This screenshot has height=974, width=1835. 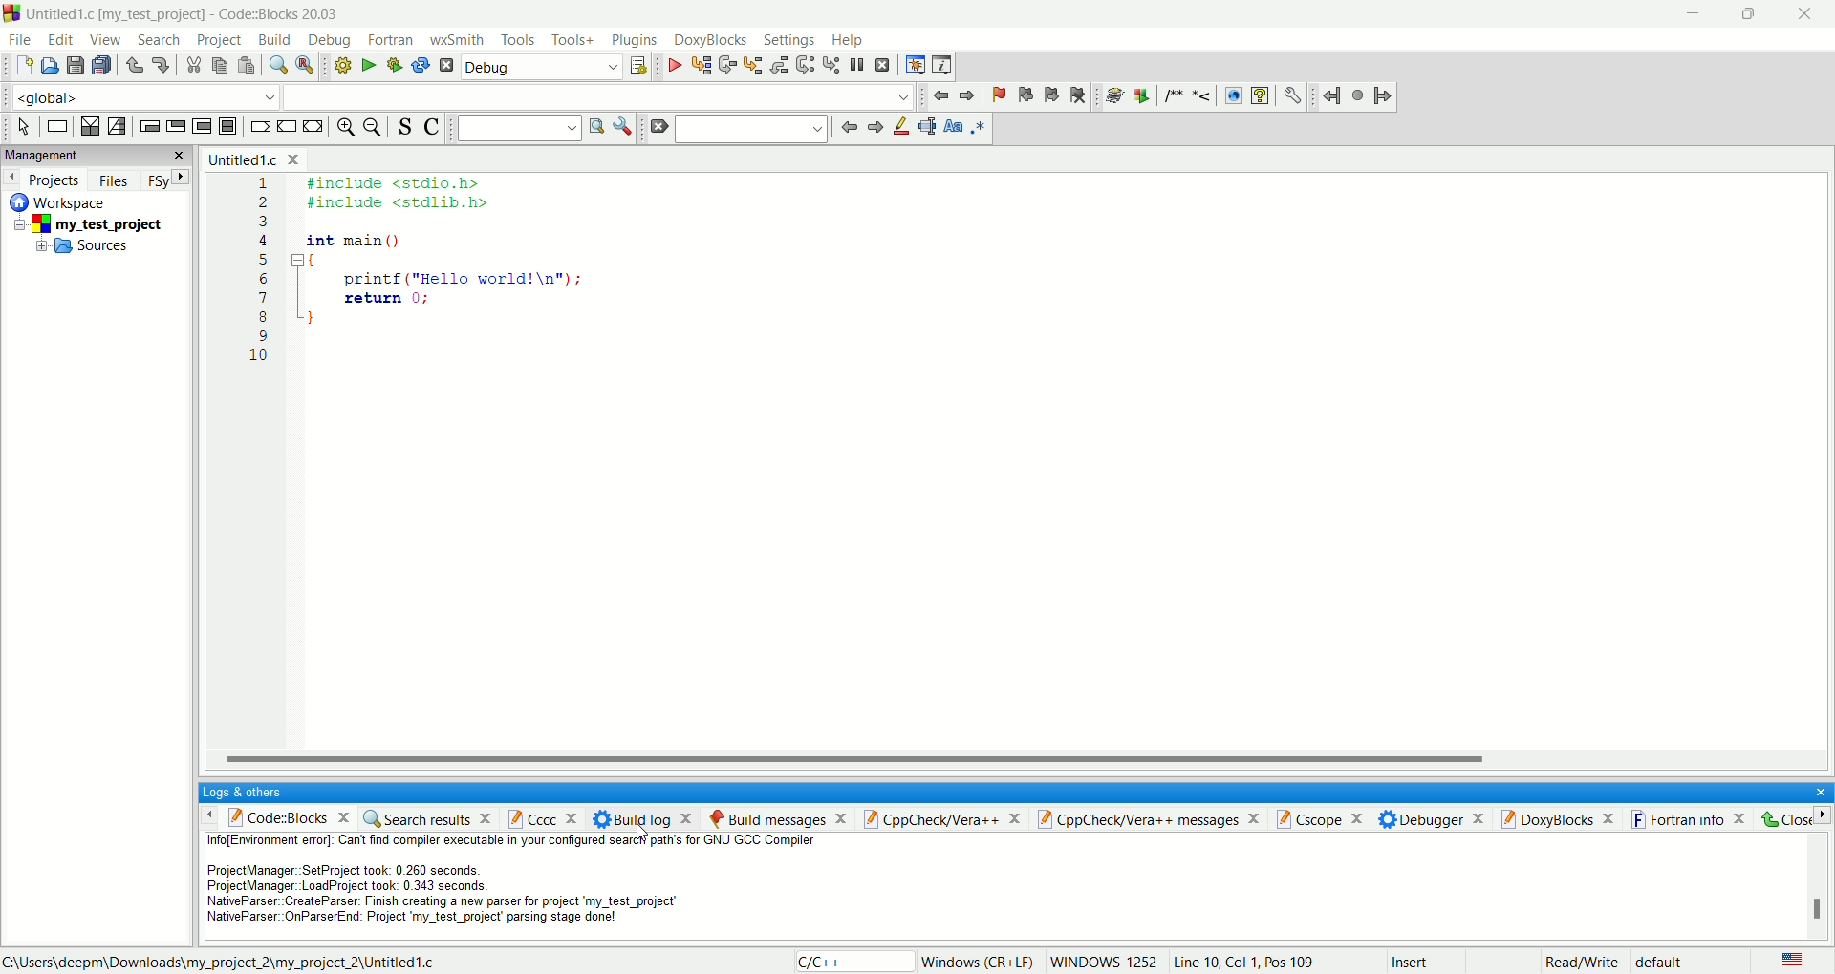 What do you see at coordinates (979, 963) in the screenshot?
I see `windows` at bounding box center [979, 963].